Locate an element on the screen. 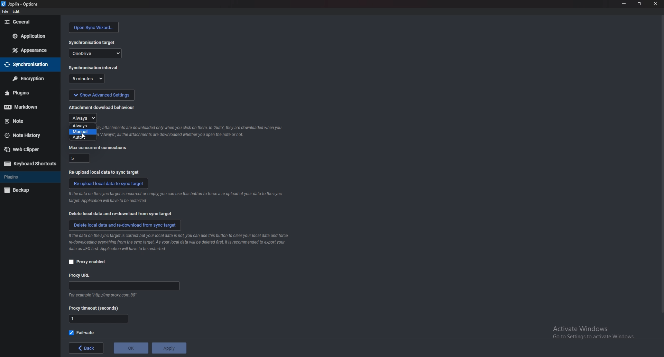 This screenshot has width=664, height=357. appearance is located at coordinates (29, 51).